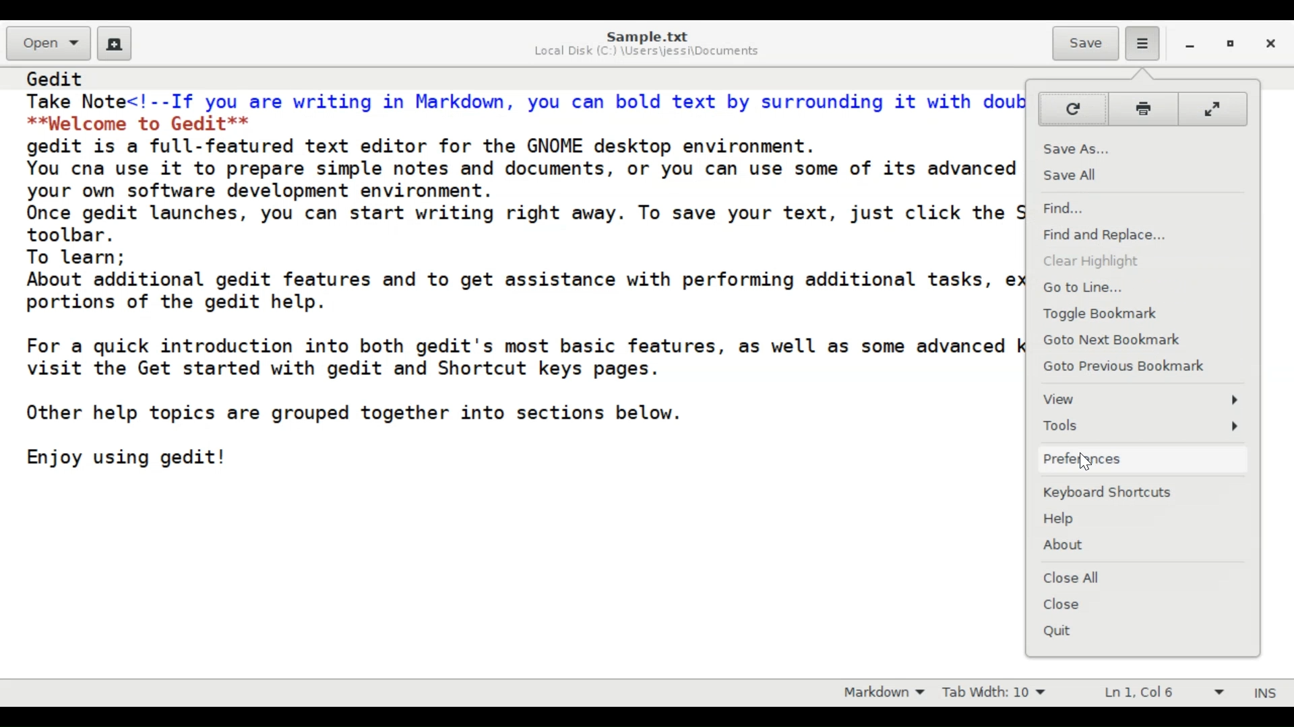 The image size is (1294, 727). Describe the element at coordinates (1144, 314) in the screenshot. I see `Toggle bookmark` at that location.